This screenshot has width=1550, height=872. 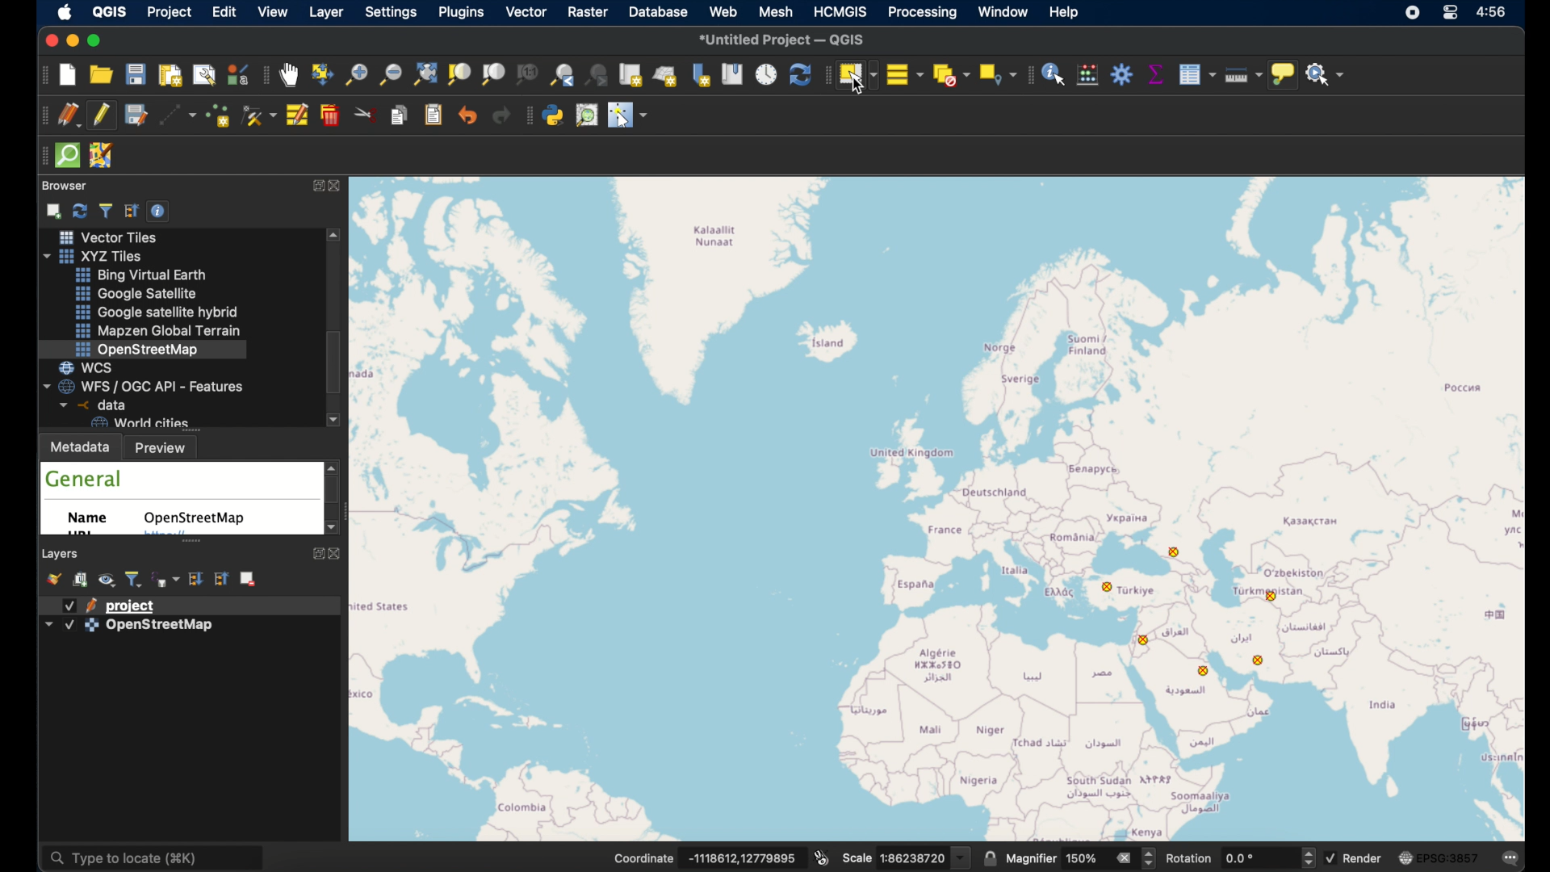 What do you see at coordinates (250, 579) in the screenshot?
I see `remove layer/group` at bounding box center [250, 579].